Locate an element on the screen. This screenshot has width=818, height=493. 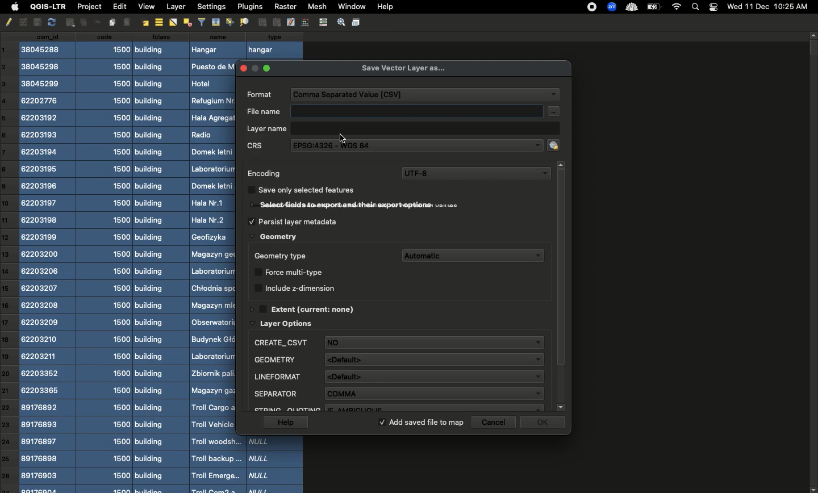
Settings is located at coordinates (340, 22).